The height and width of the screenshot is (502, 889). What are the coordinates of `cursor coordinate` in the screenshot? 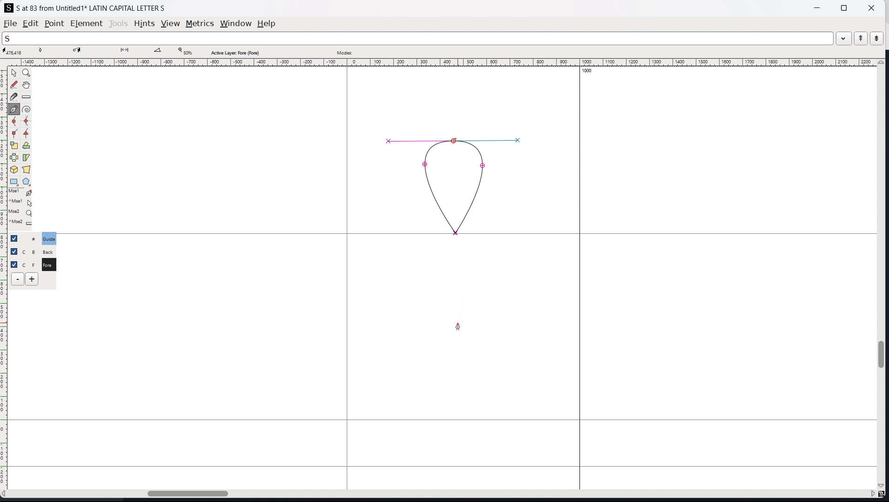 It's located at (15, 52).